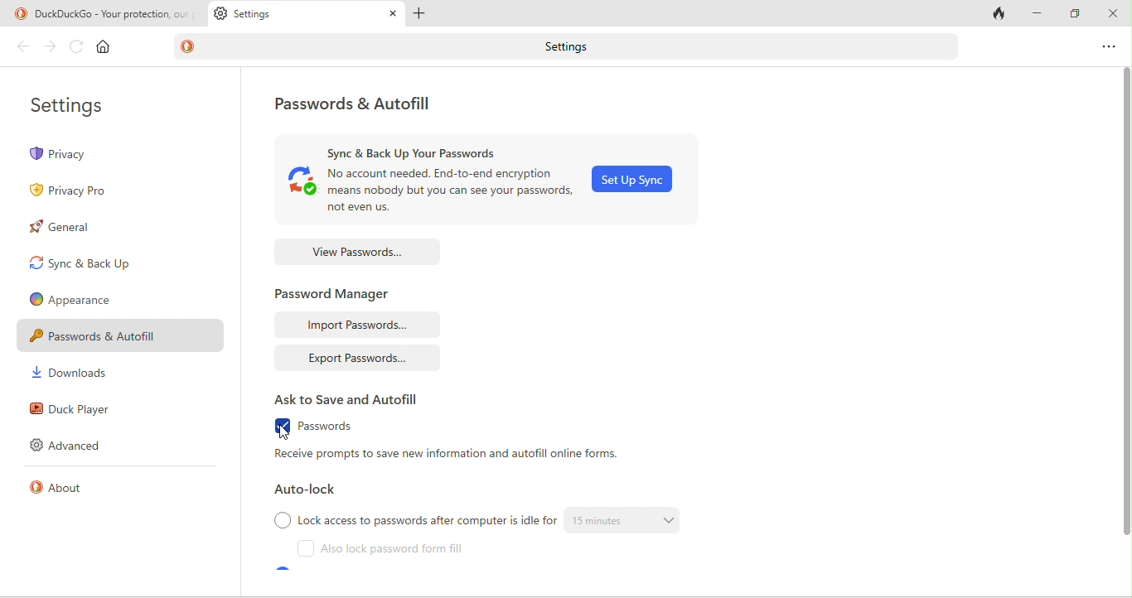  I want to click on add tab, so click(422, 14).